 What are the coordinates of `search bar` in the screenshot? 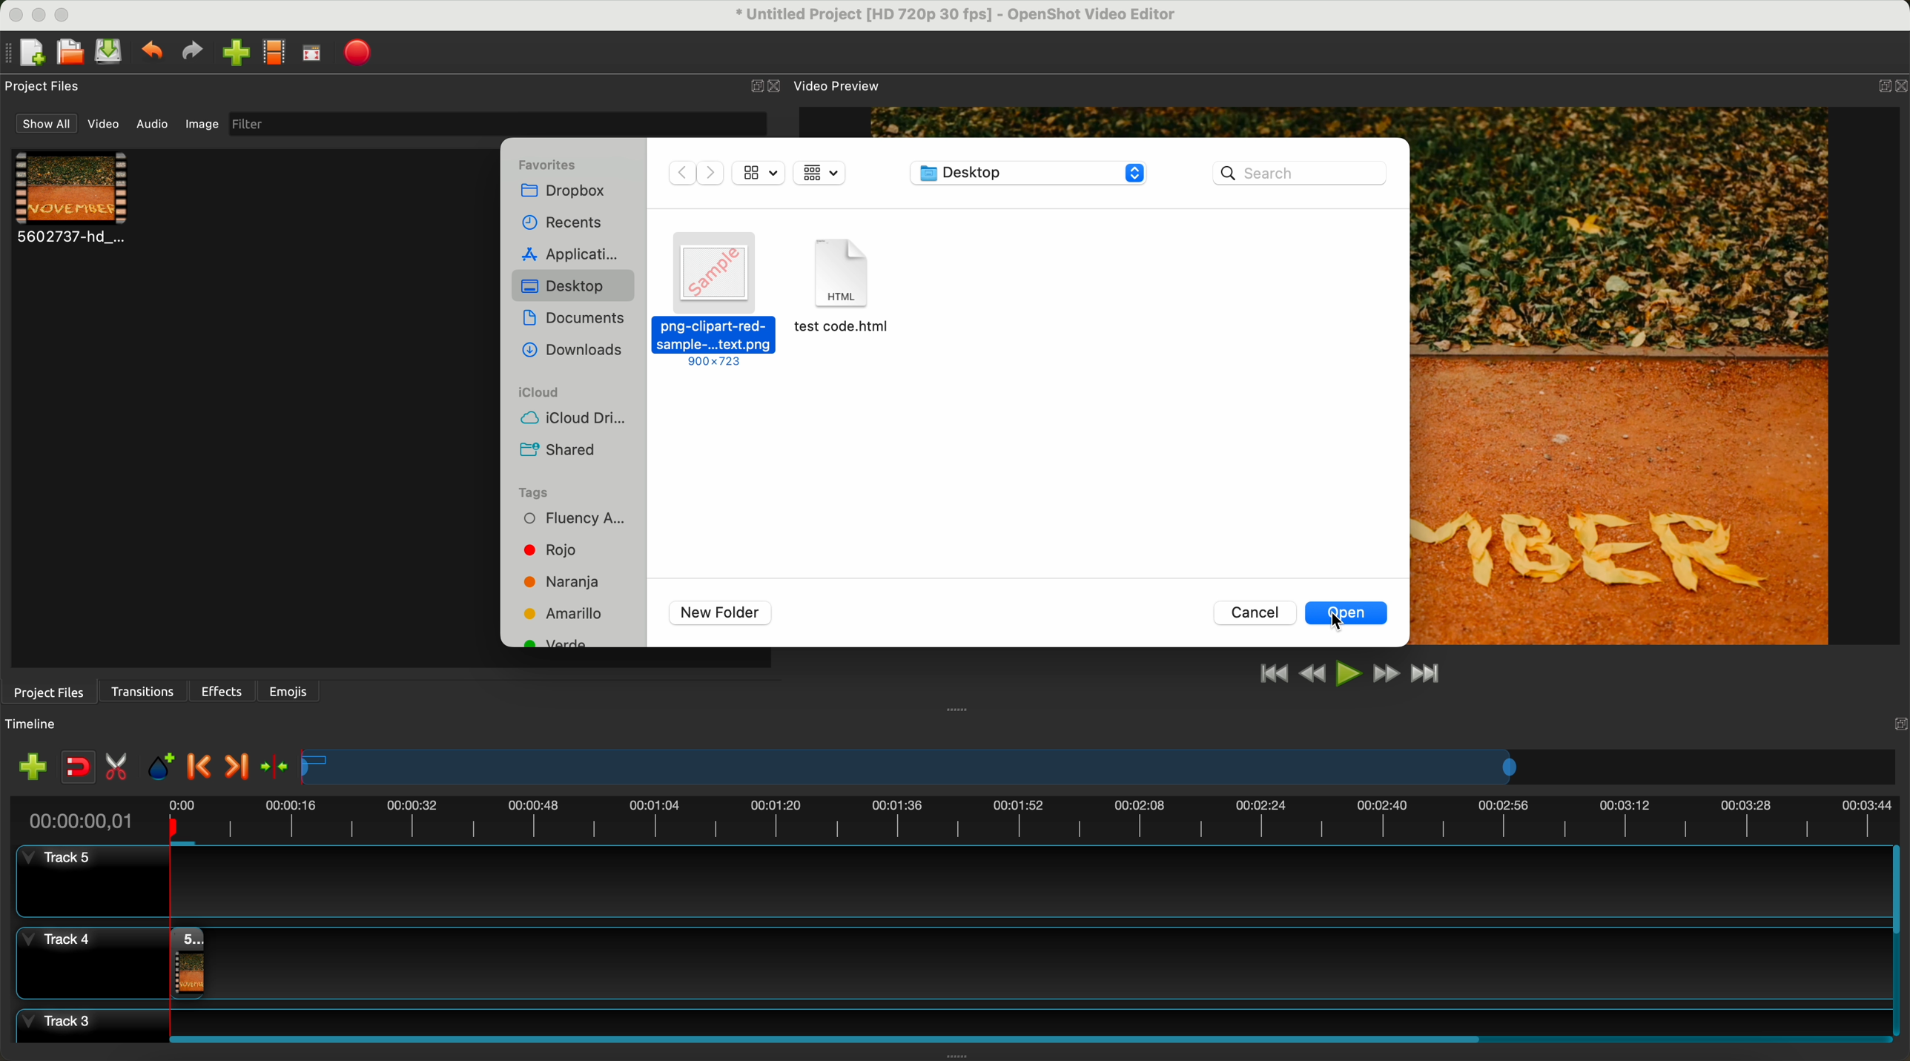 It's located at (1300, 172).